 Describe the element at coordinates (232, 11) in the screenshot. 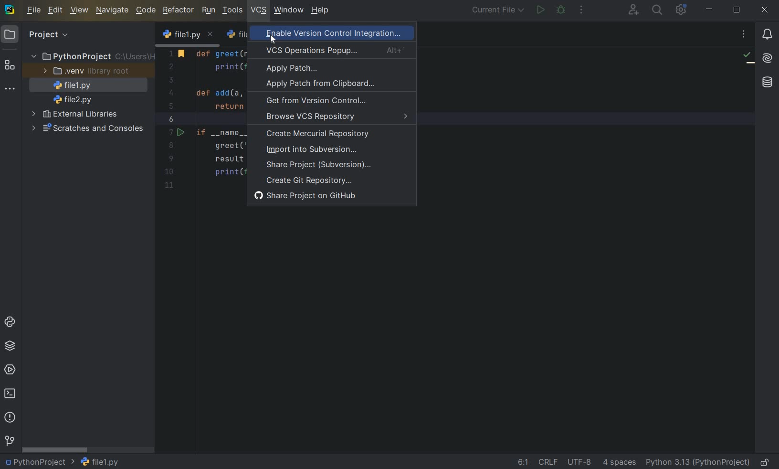

I see `tools` at that location.